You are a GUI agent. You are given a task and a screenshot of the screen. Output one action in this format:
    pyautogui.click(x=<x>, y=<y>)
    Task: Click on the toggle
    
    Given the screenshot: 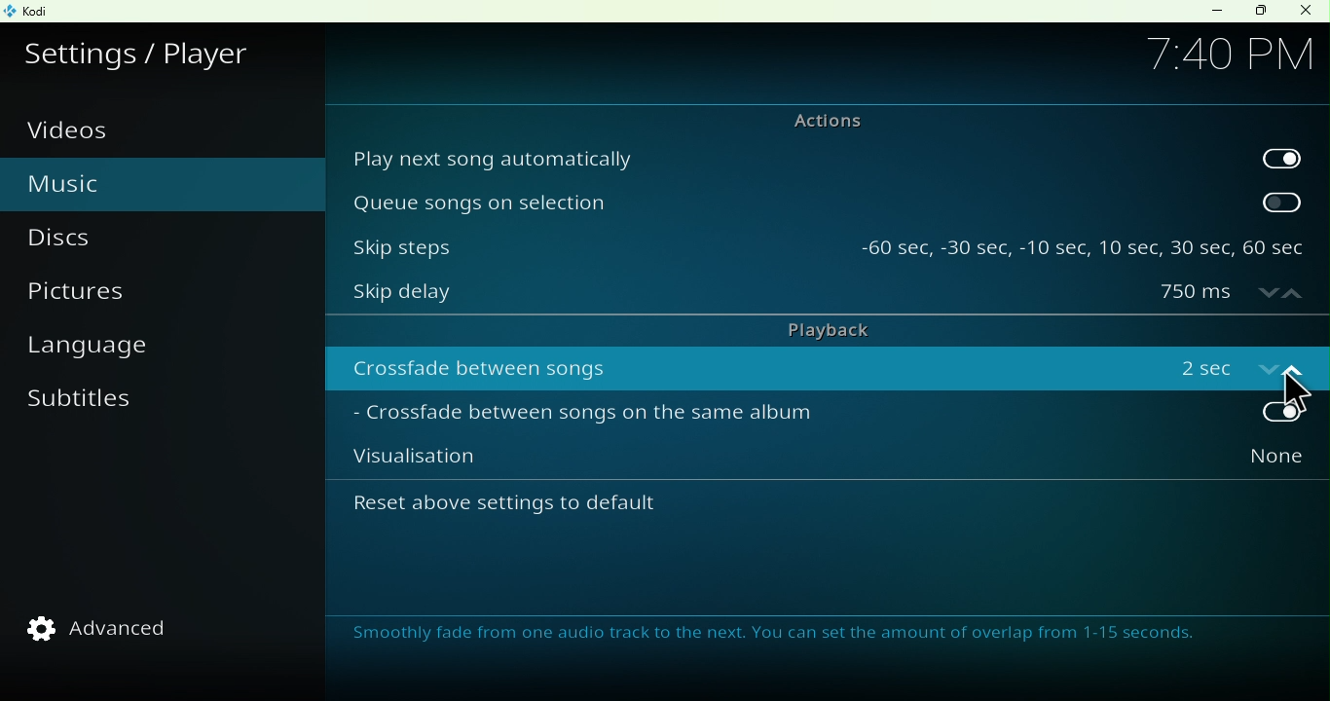 What is the action you would take?
    pyautogui.click(x=1236, y=414)
    